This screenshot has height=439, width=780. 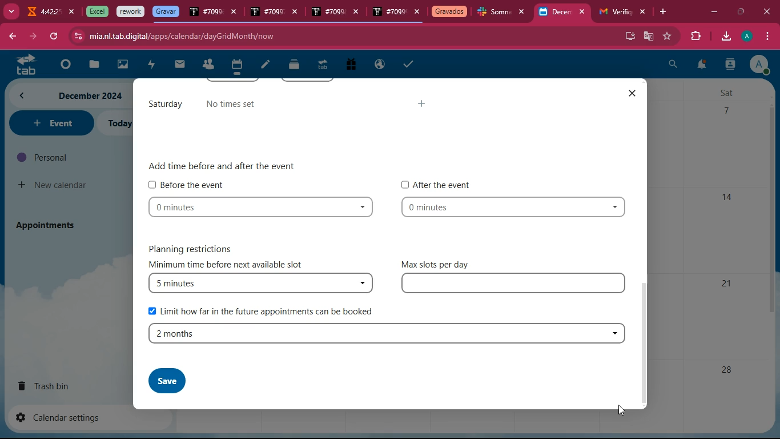 I want to click on close, so click(x=769, y=11).